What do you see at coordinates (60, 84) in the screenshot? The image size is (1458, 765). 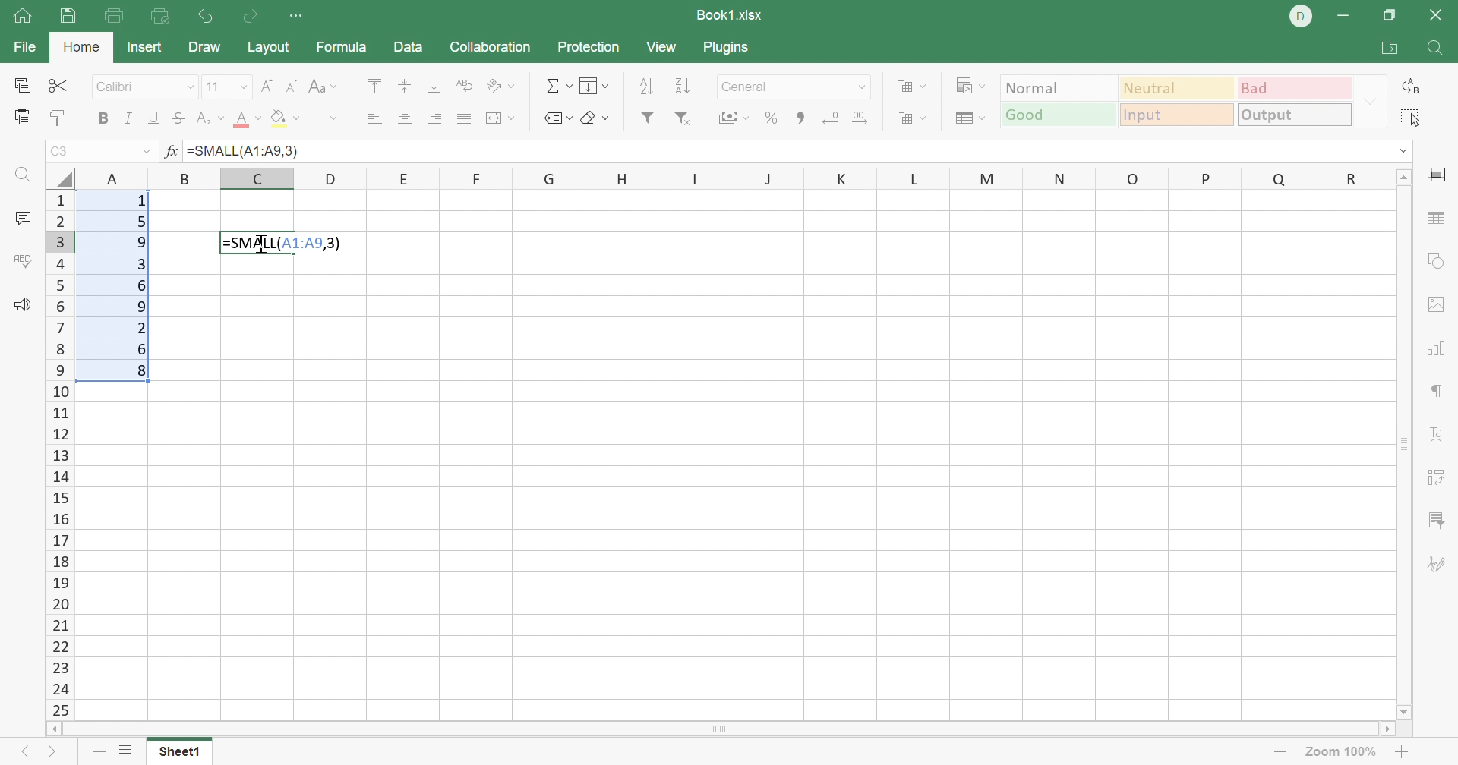 I see `Cut` at bounding box center [60, 84].